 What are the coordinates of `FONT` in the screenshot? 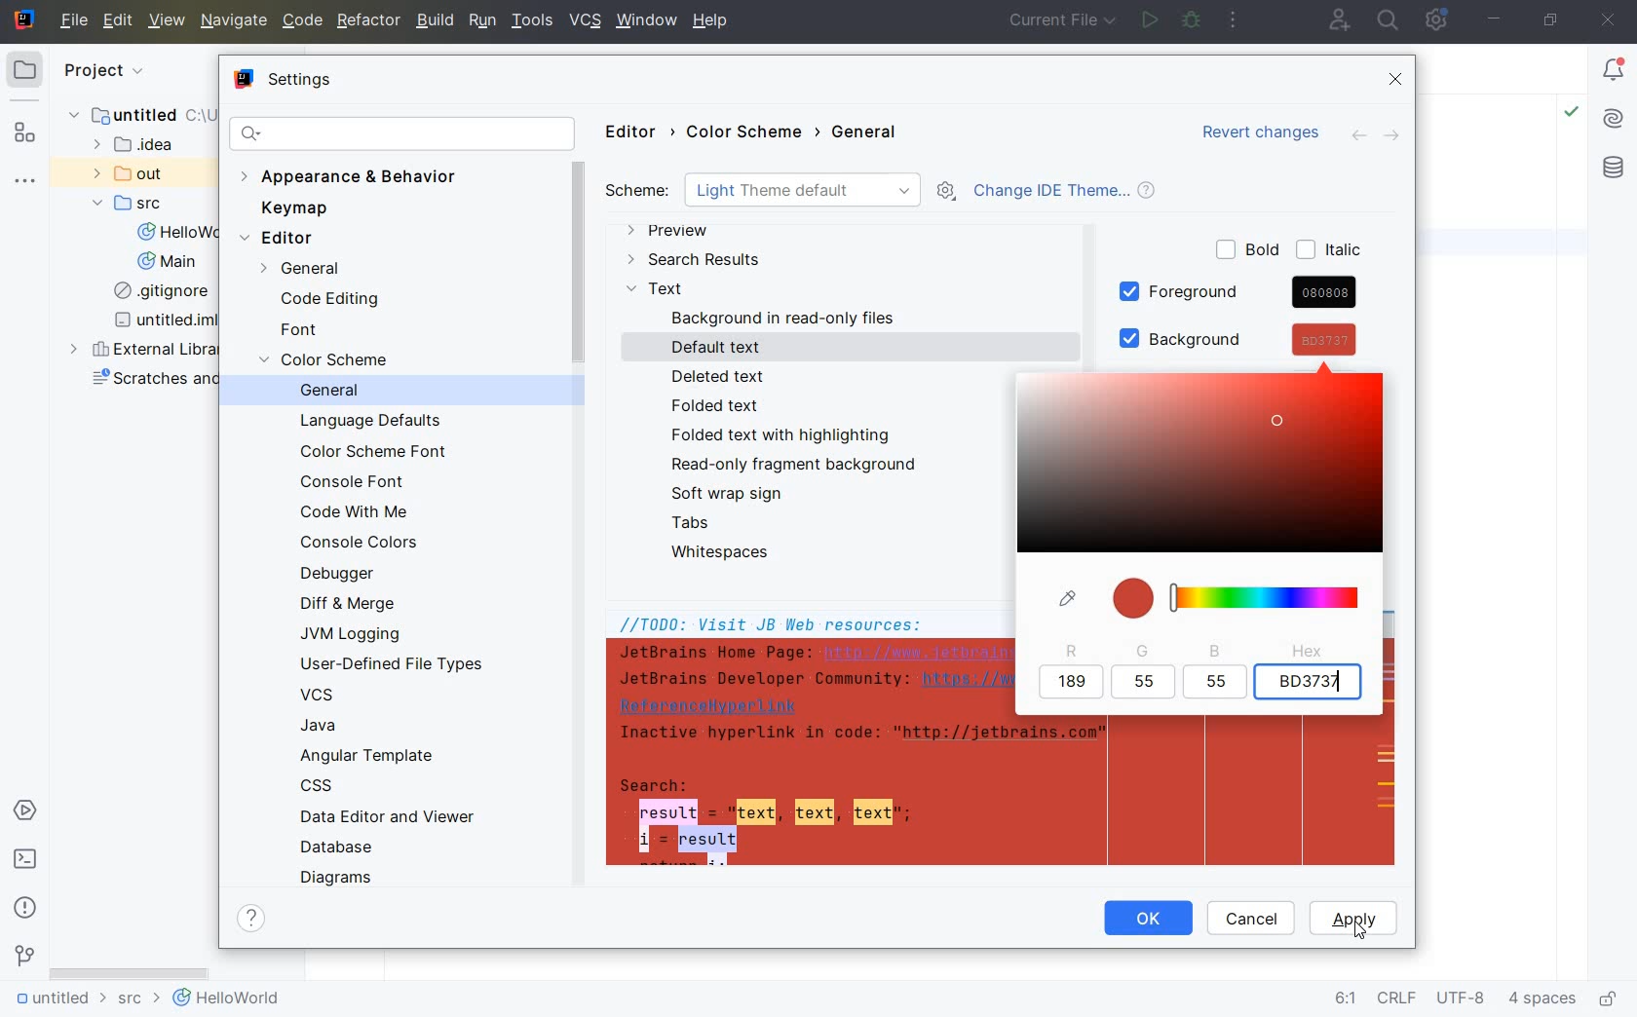 It's located at (305, 331).